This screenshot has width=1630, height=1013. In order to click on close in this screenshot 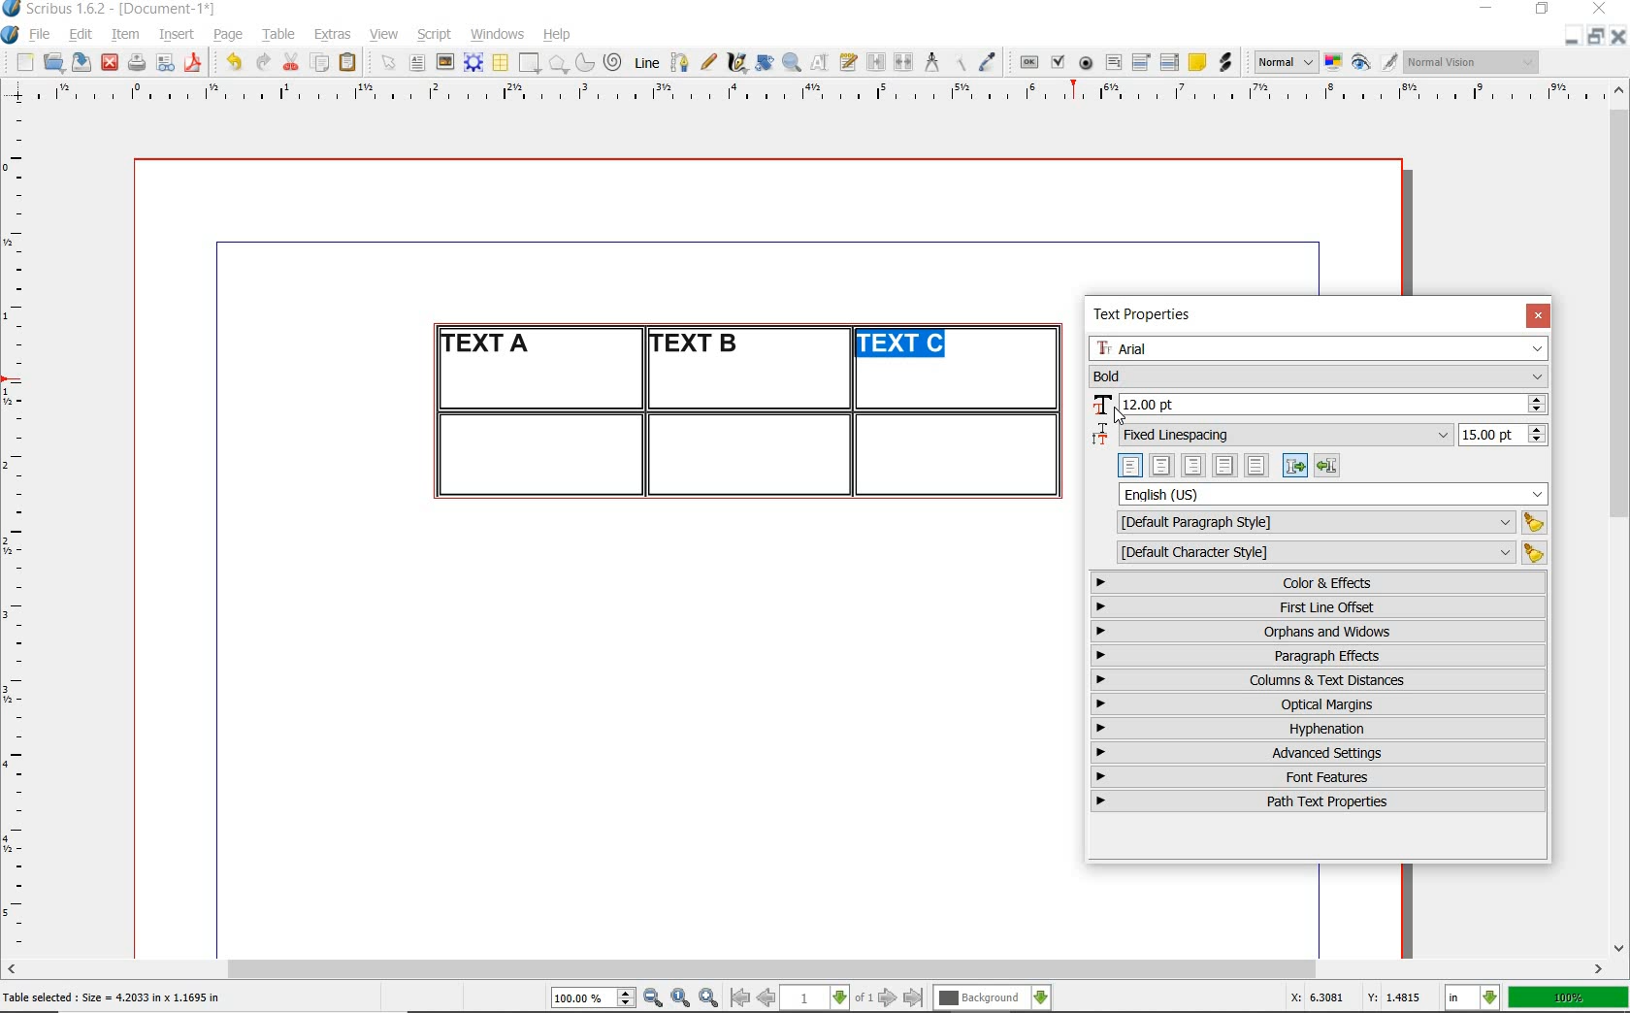, I will do `click(1538, 315)`.